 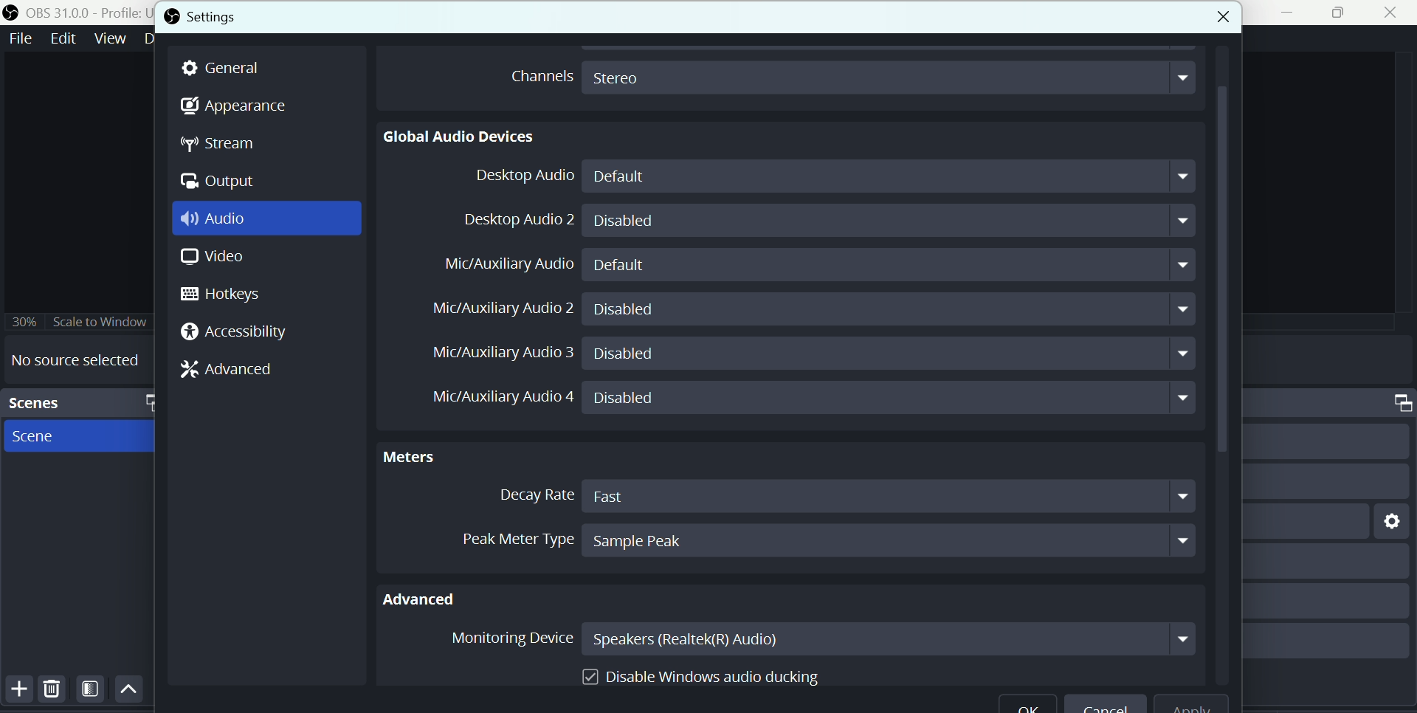 I want to click on Cancel, so click(x=1106, y=706).